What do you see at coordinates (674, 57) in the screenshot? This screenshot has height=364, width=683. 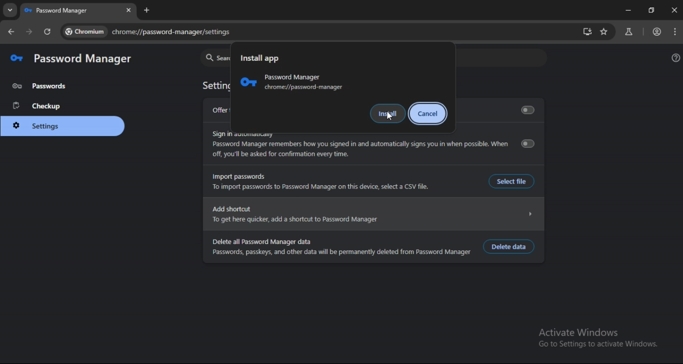 I see `get help` at bounding box center [674, 57].